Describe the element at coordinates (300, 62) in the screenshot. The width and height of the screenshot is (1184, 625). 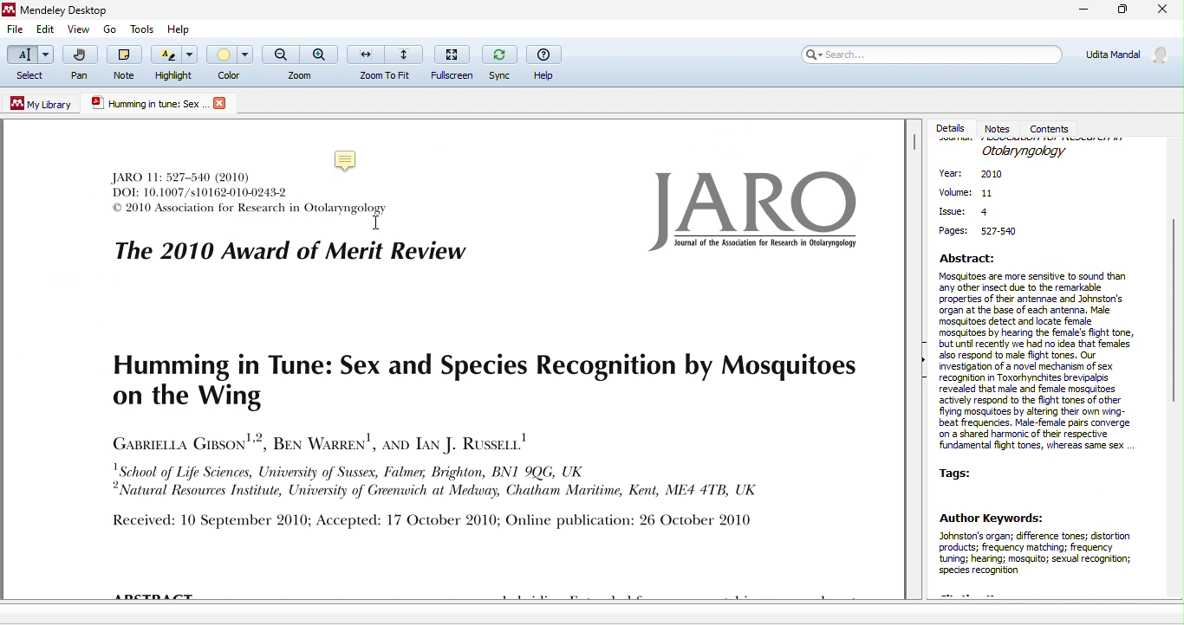
I see `zoom` at that location.